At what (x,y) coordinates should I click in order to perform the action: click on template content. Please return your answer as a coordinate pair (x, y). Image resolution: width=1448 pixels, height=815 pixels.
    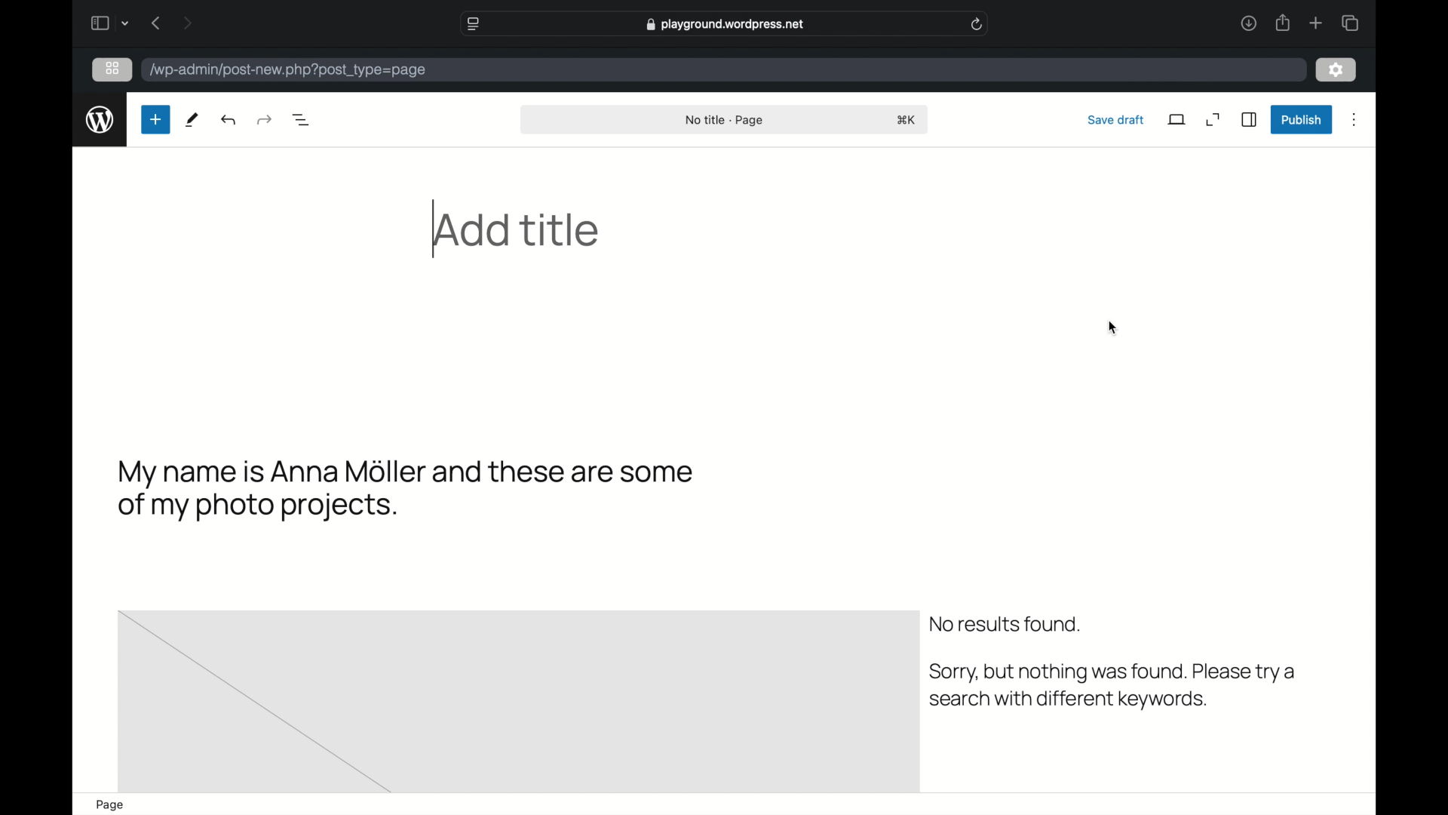
    Looking at the image, I should click on (1005, 626).